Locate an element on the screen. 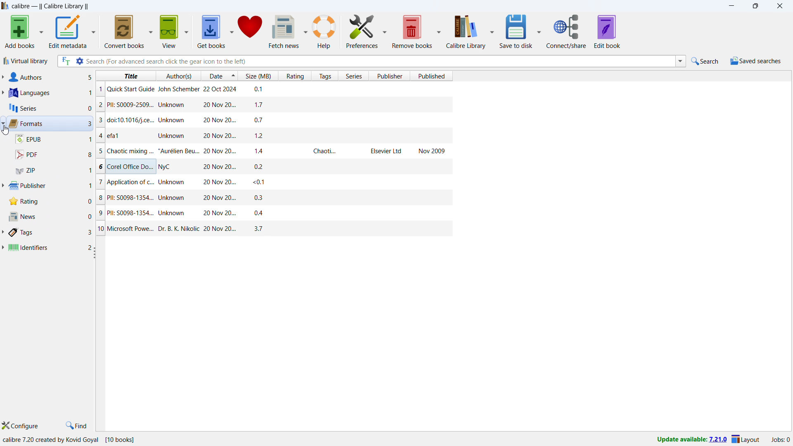 This screenshot has width=793, height=446. fetch news is located at coordinates (285, 31).